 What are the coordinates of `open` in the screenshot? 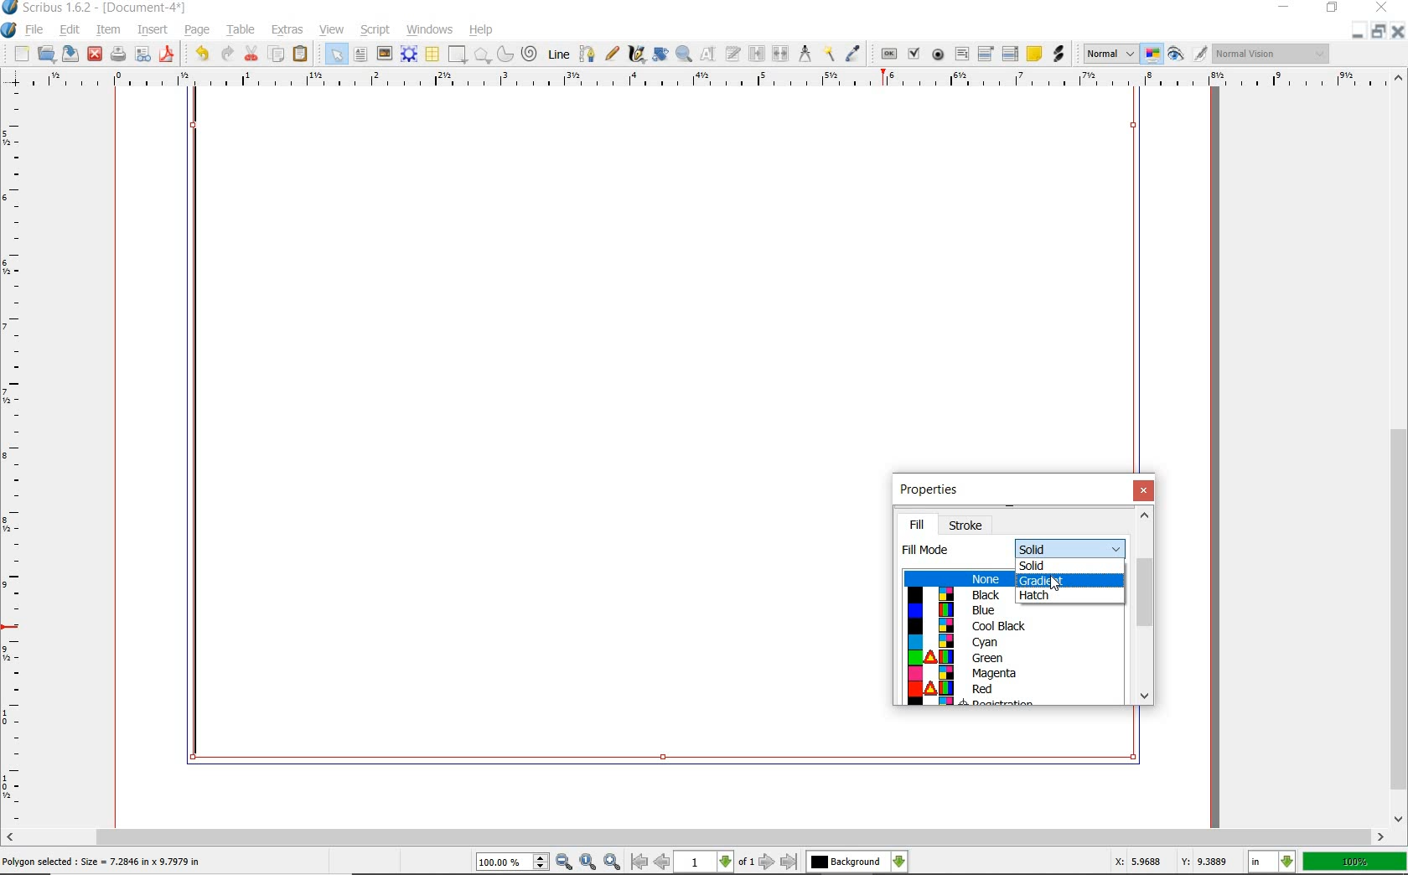 It's located at (47, 54).